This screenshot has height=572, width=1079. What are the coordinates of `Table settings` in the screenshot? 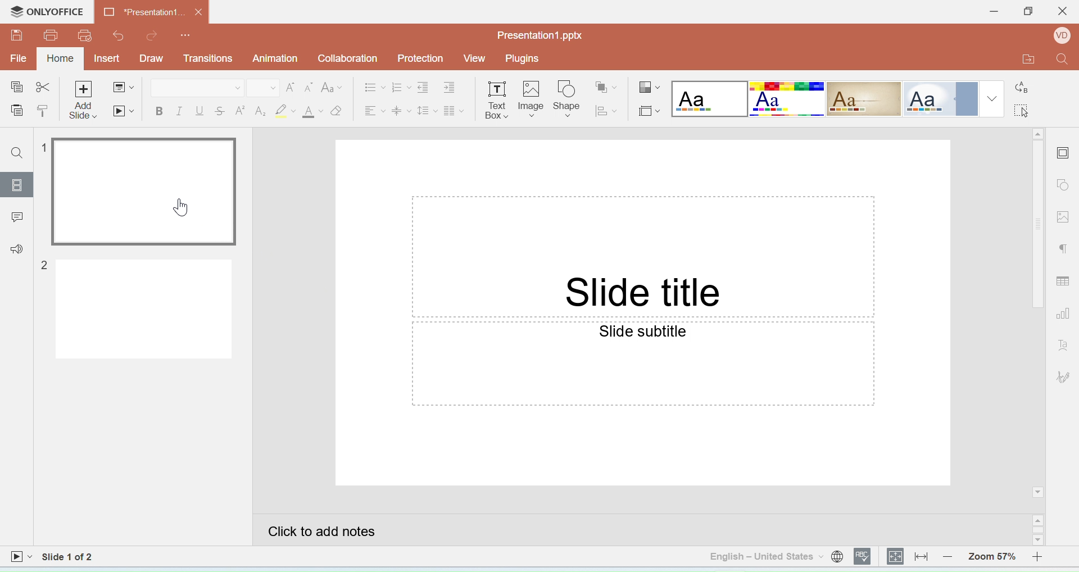 It's located at (1065, 279).